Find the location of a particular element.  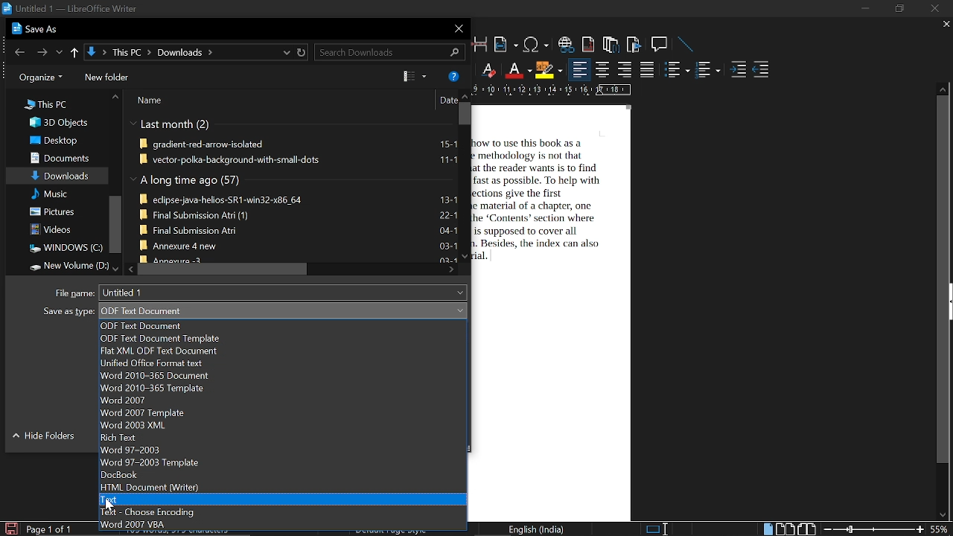

move up is located at coordinates (115, 98).